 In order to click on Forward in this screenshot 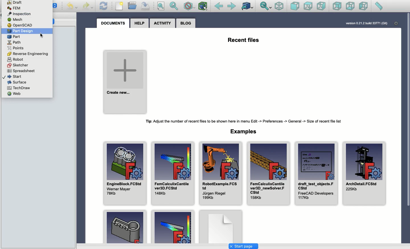, I will do `click(232, 6)`.